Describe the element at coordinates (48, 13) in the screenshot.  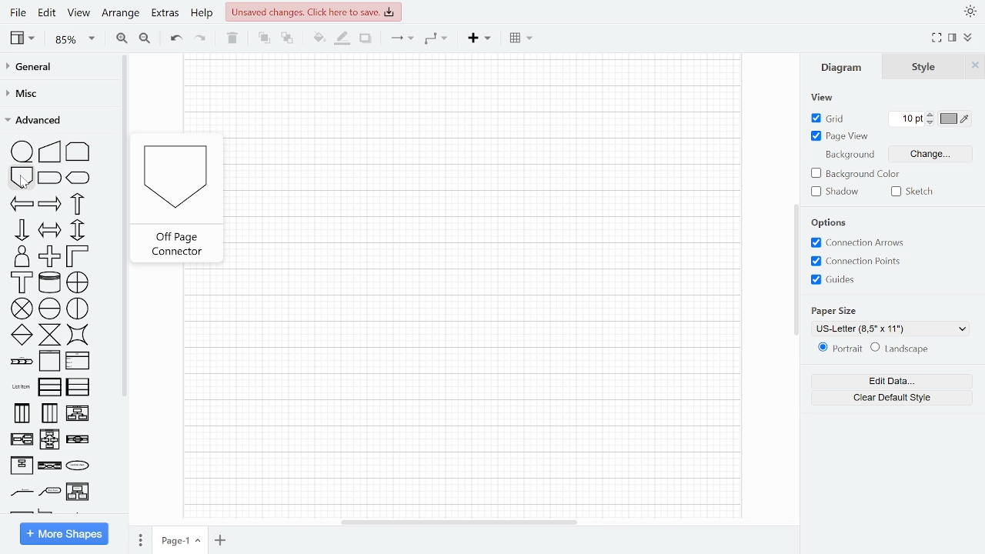
I see `Edit` at that location.